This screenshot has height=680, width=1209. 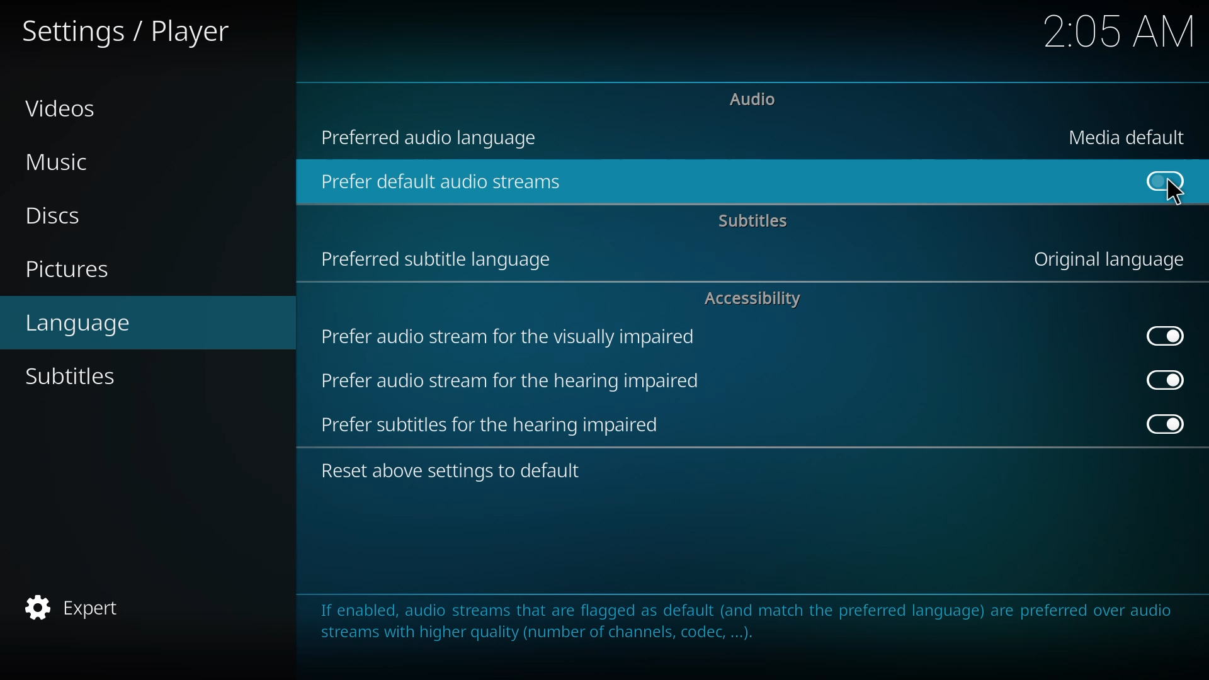 What do you see at coordinates (1107, 261) in the screenshot?
I see `original language` at bounding box center [1107, 261].